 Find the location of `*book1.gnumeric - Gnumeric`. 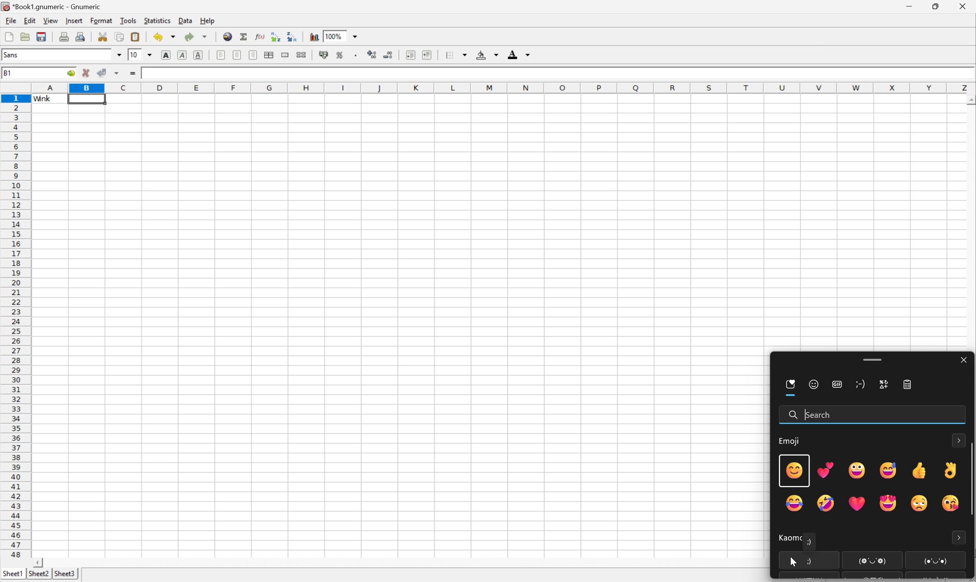

*book1.gnumeric - Gnumeric is located at coordinates (51, 6).